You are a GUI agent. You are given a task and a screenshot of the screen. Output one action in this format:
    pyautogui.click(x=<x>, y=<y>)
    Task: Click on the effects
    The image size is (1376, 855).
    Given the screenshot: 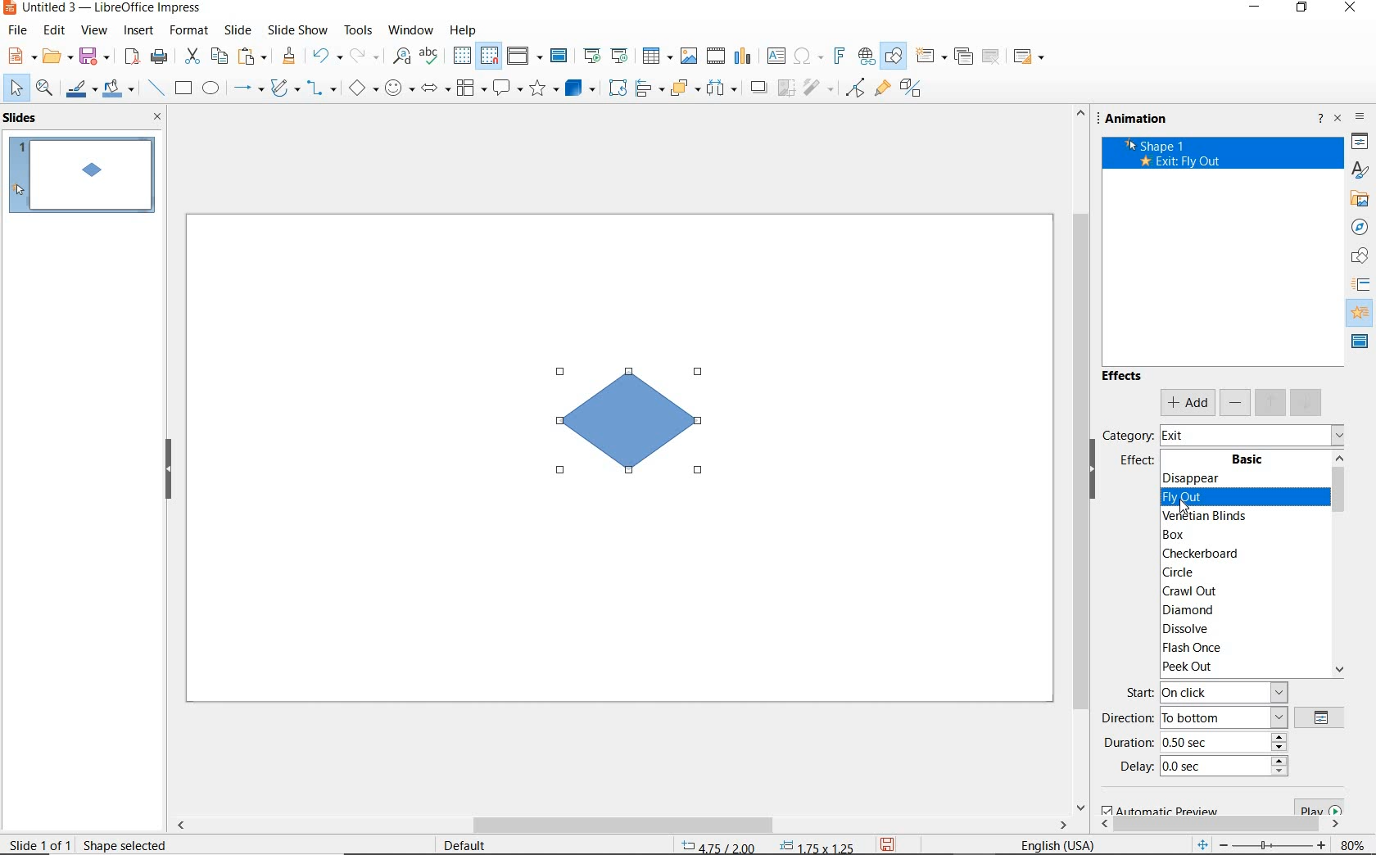 What is the action you would take?
    pyautogui.click(x=1124, y=375)
    